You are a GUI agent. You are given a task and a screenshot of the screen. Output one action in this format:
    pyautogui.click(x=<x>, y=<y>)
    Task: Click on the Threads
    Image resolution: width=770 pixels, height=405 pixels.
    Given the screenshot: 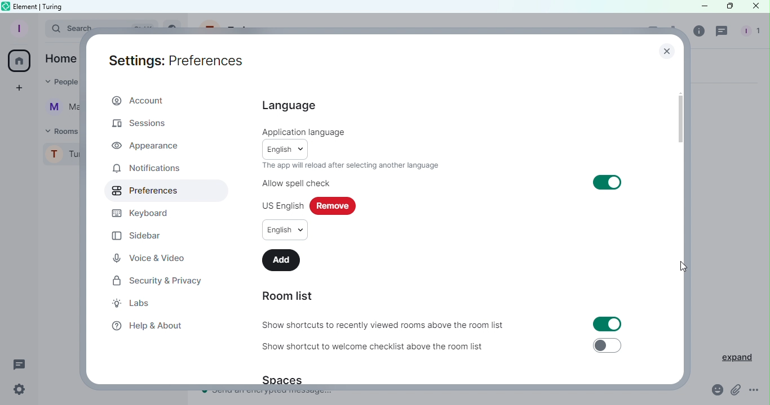 What is the action you would take?
    pyautogui.click(x=723, y=33)
    